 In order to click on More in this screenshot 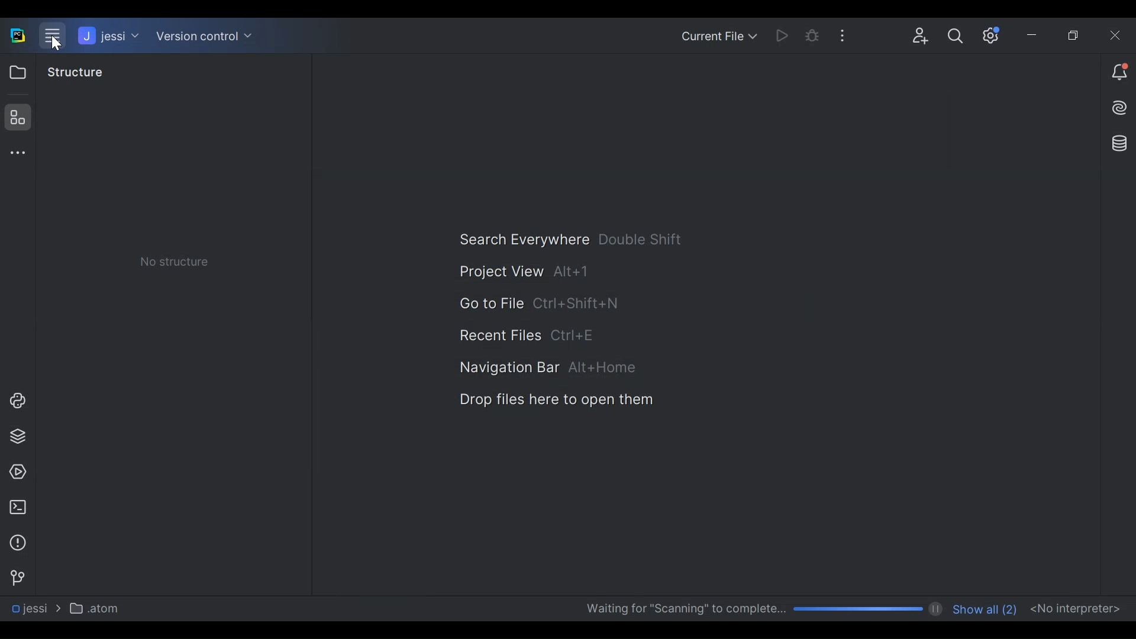, I will do `click(843, 36)`.